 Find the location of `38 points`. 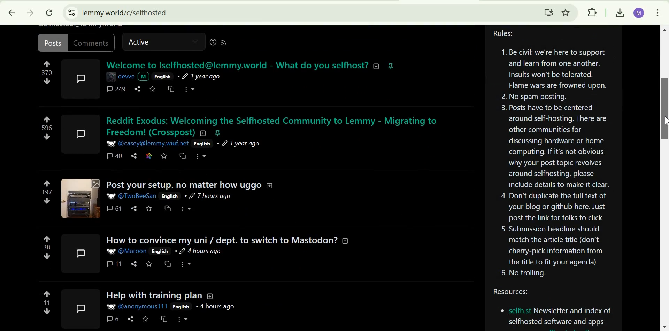

38 points is located at coordinates (47, 247).